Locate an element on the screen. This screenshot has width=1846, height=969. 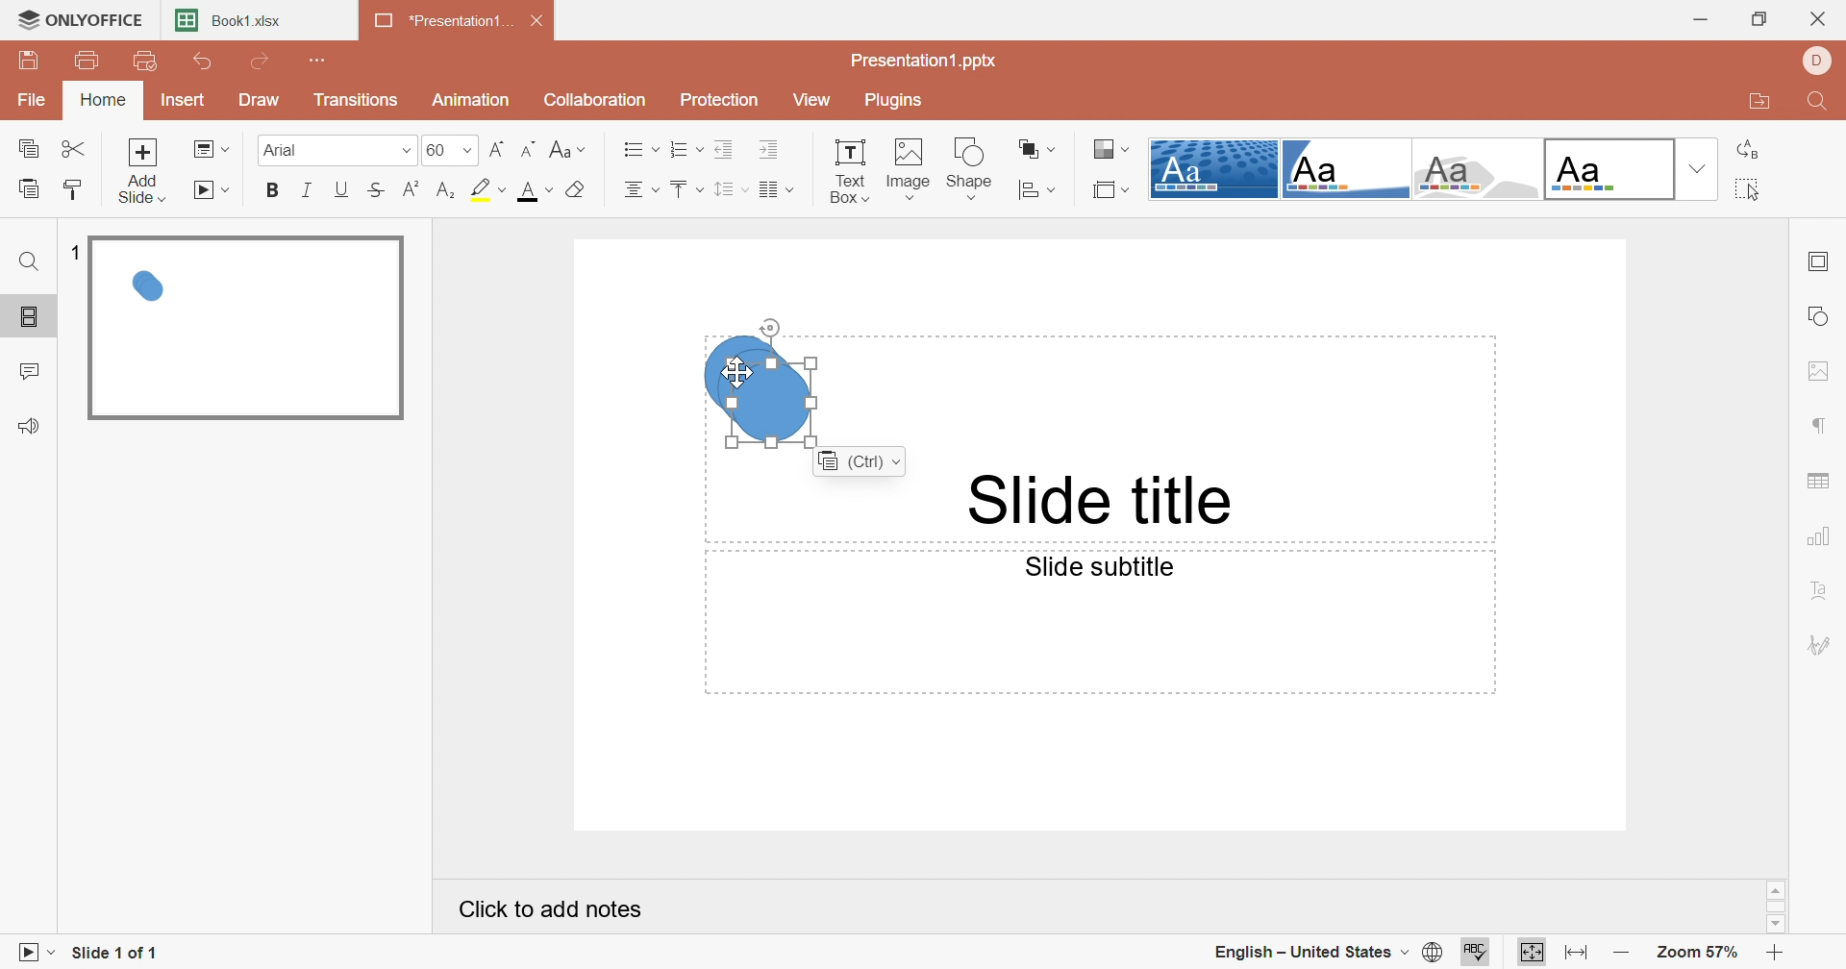
Cursor is located at coordinates (738, 374).